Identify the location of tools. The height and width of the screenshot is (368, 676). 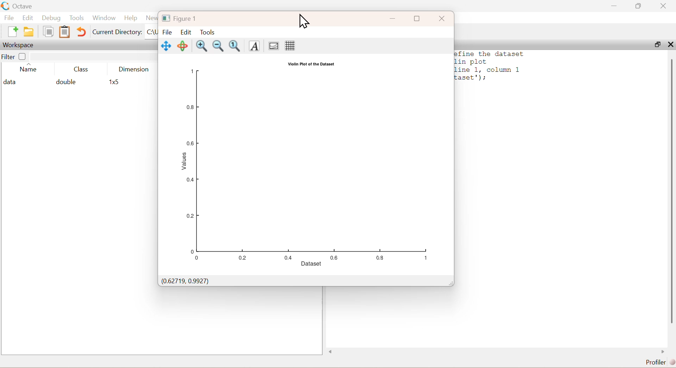
(77, 18).